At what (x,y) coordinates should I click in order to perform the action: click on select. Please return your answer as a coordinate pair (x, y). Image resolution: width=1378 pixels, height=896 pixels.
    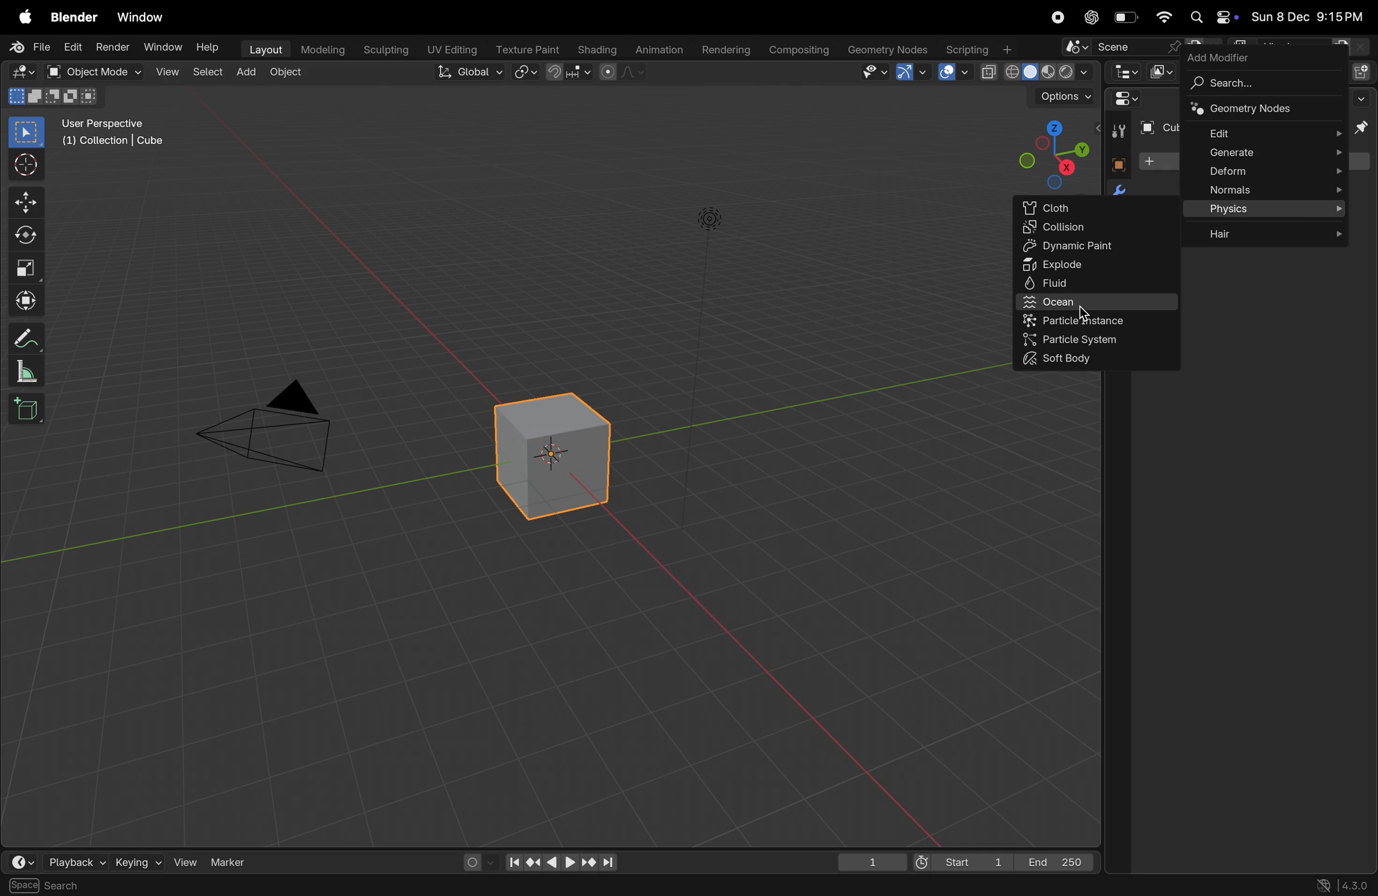
    Looking at the image, I should click on (210, 72).